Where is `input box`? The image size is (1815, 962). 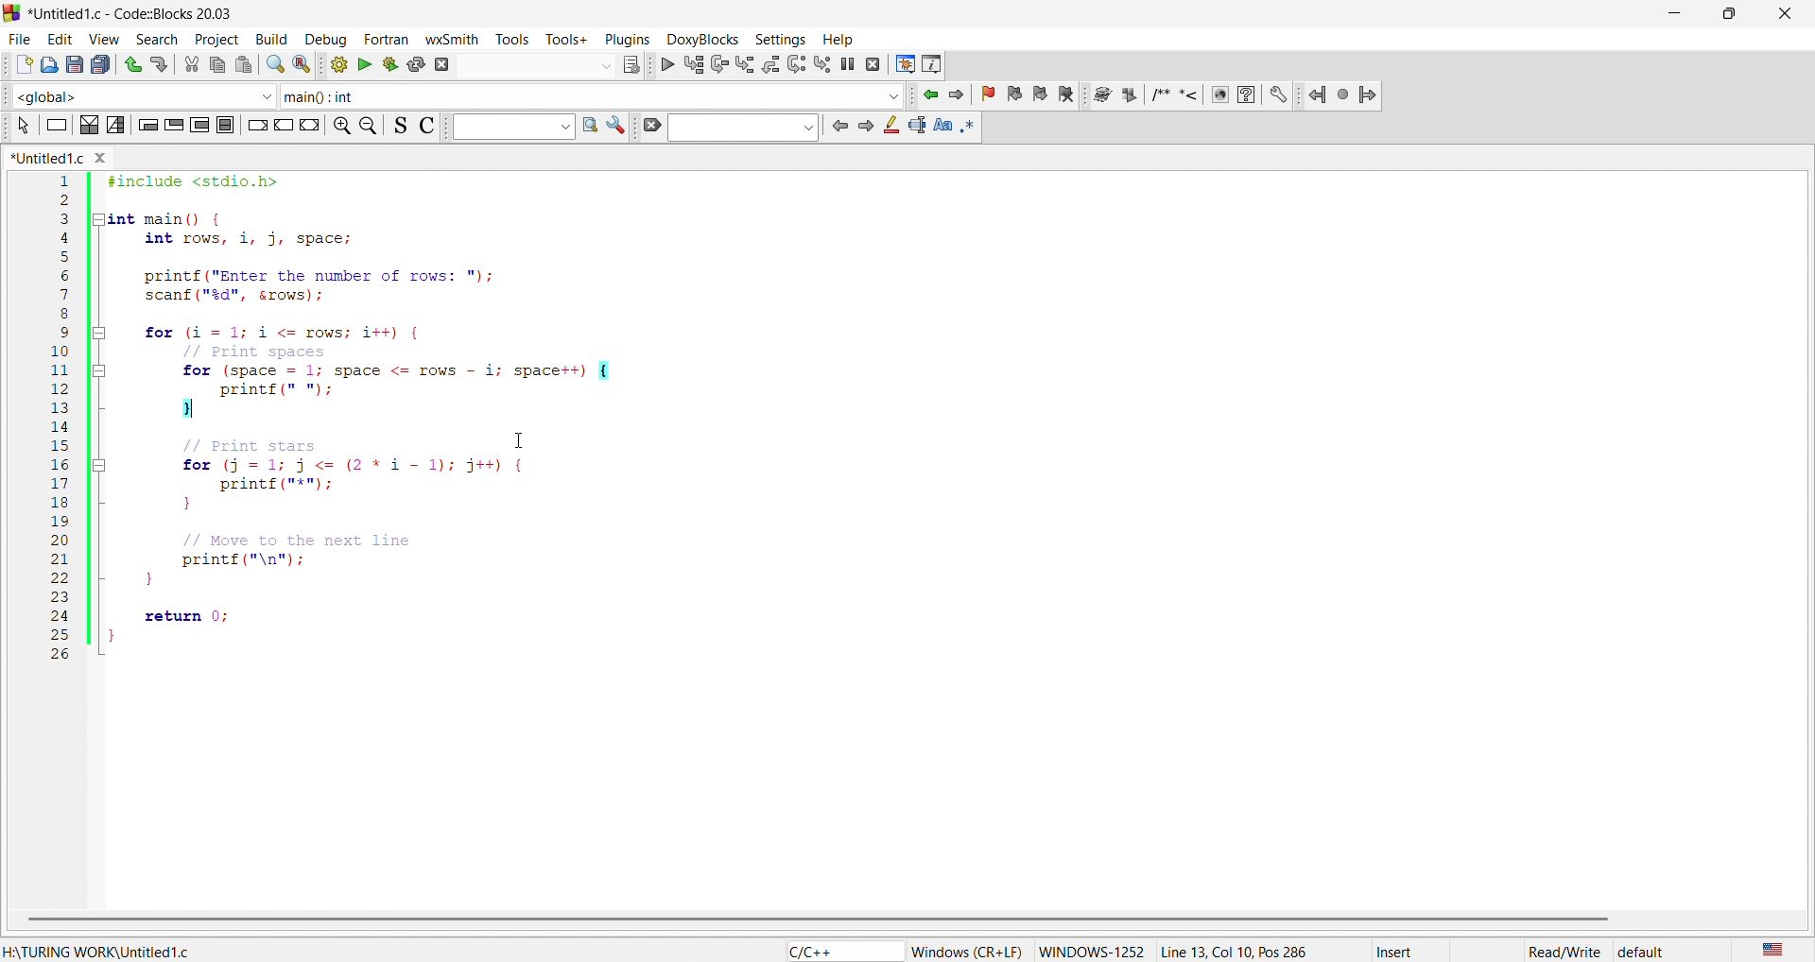 input box is located at coordinates (509, 127).